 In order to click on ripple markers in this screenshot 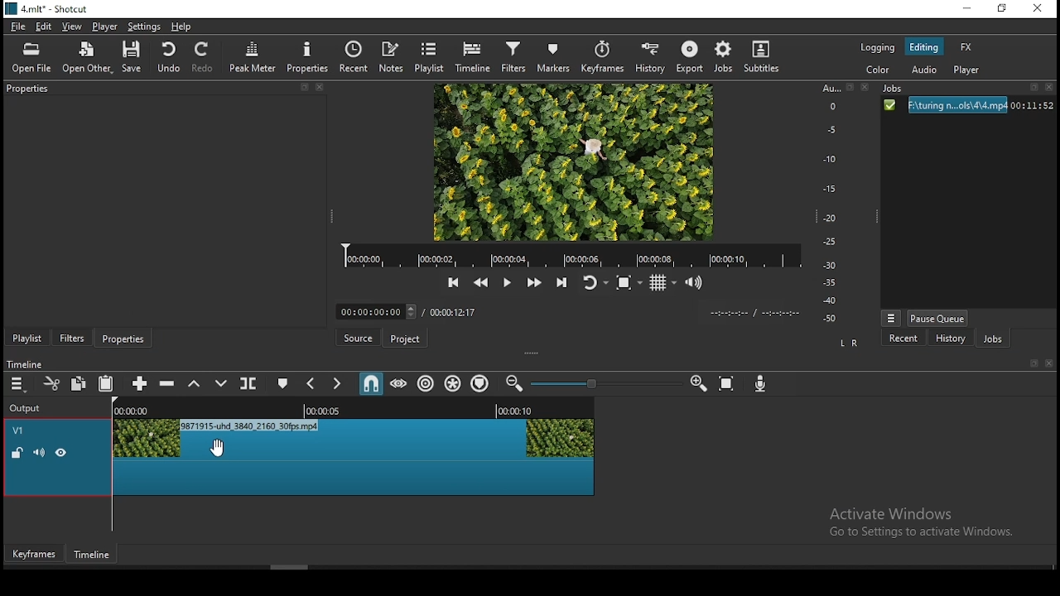, I will do `click(479, 382)`.